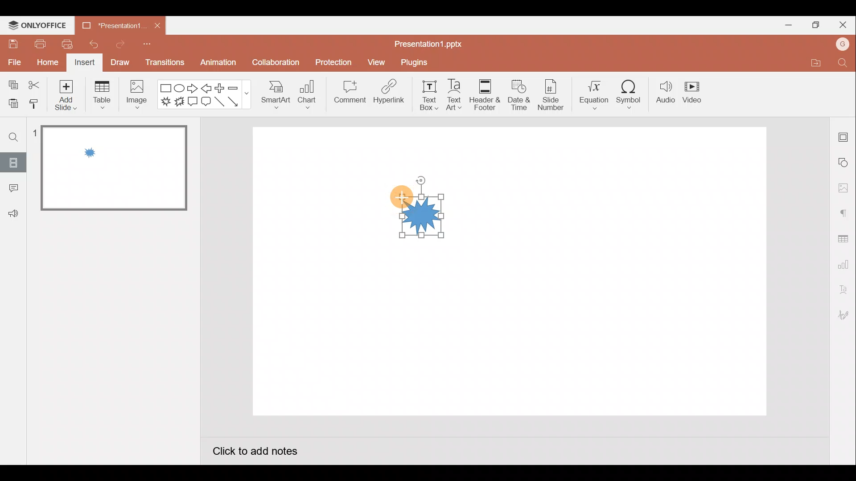 The image size is (856, 481). I want to click on Left arrow, so click(207, 88).